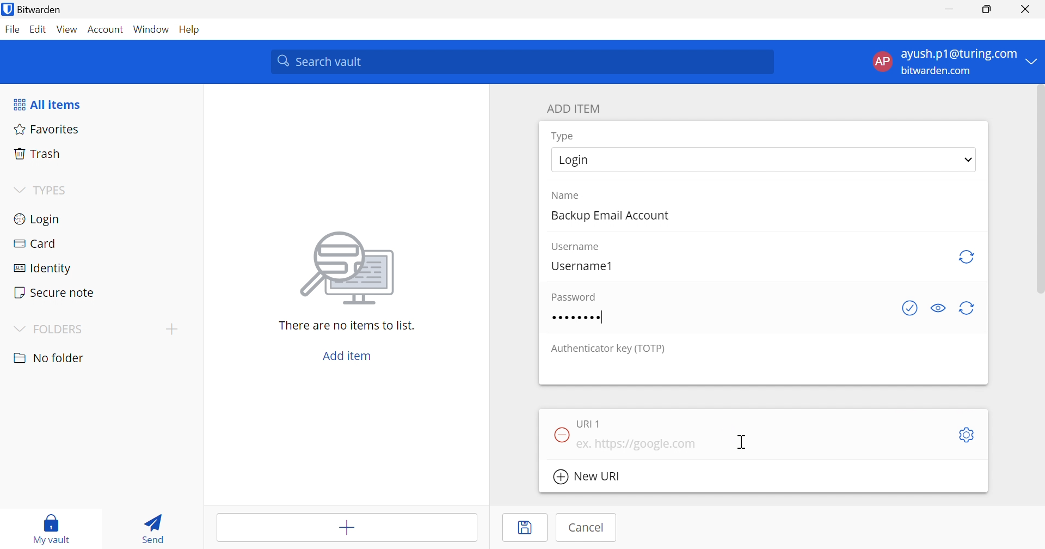 This screenshot has height=549, width=1045. What do you see at coordinates (188, 29) in the screenshot?
I see `Help` at bounding box center [188, 29].